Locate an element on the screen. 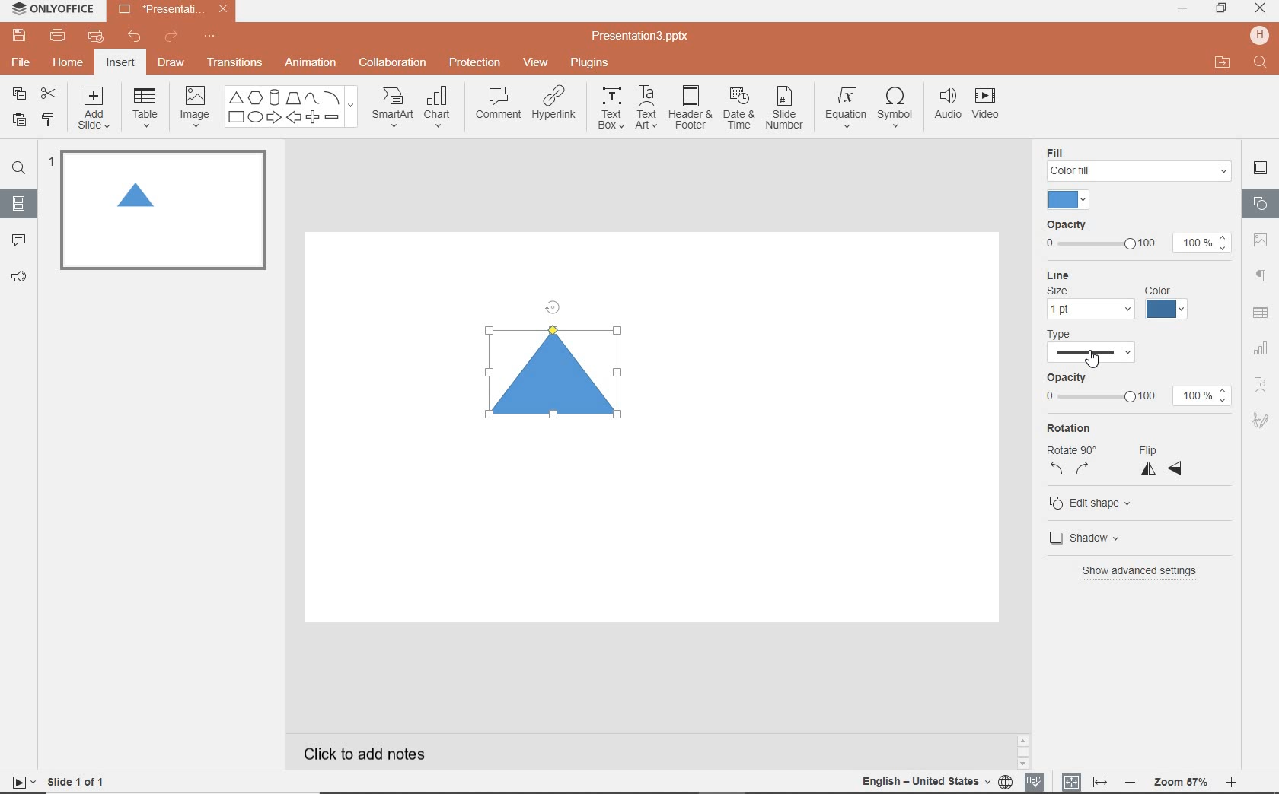 The height and width of the screenshot is (794, 1279). UNDO is located at coordinates (136, 37).